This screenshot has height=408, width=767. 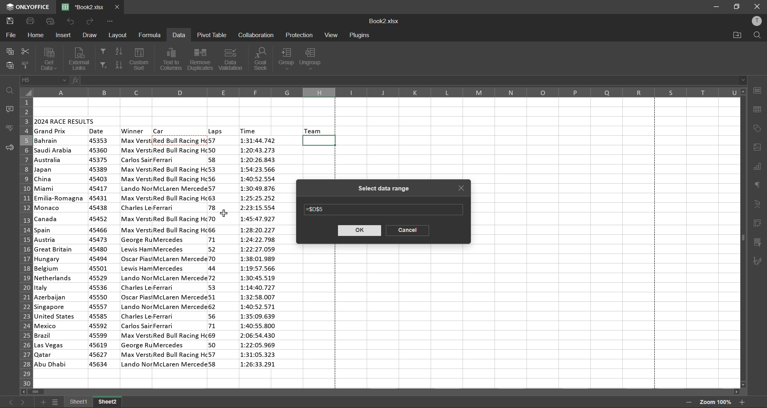 What do you see at coordinates (759, 110) in the screenshot?
I see `table` at bounding box center [759, 110].